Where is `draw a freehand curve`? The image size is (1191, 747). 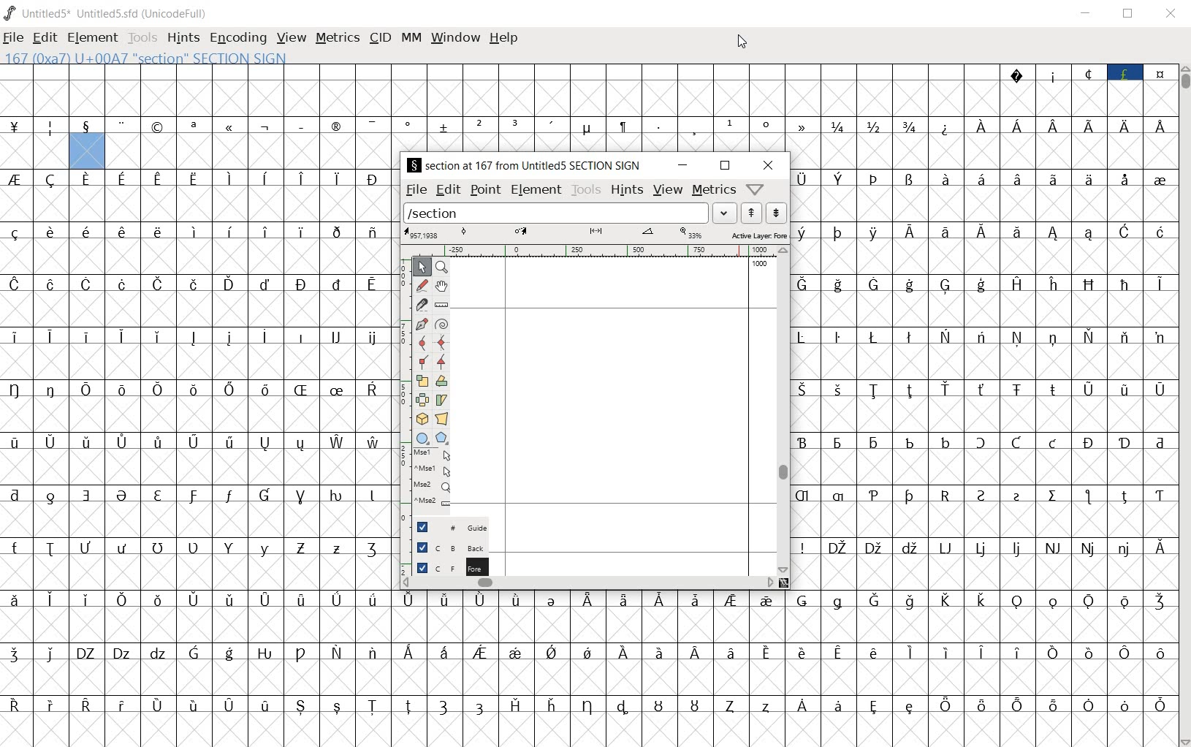 draw a freehand curve is located at coordinates (422, 284).